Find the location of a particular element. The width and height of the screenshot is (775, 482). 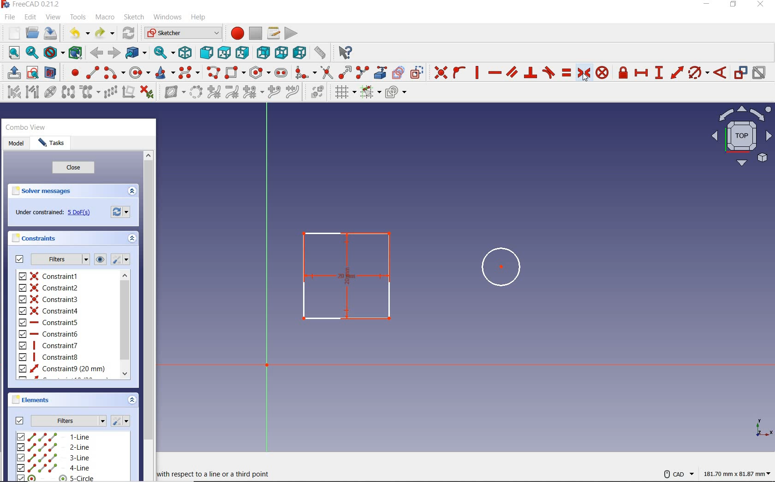

remove axes alignment is located at coordinates (129, 91).